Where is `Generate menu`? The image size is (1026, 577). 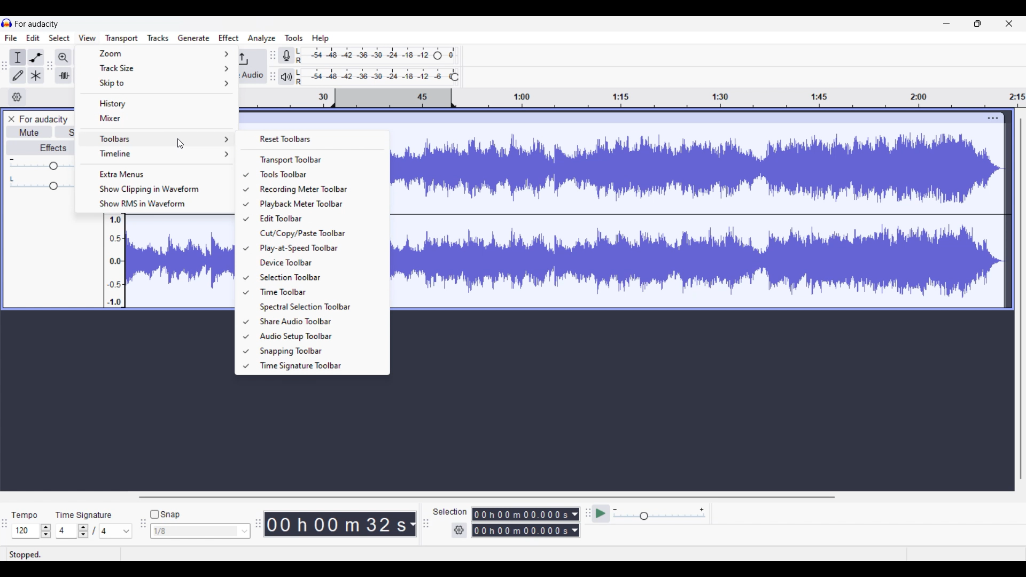
Generate menu is located at coordinates (194, 38).